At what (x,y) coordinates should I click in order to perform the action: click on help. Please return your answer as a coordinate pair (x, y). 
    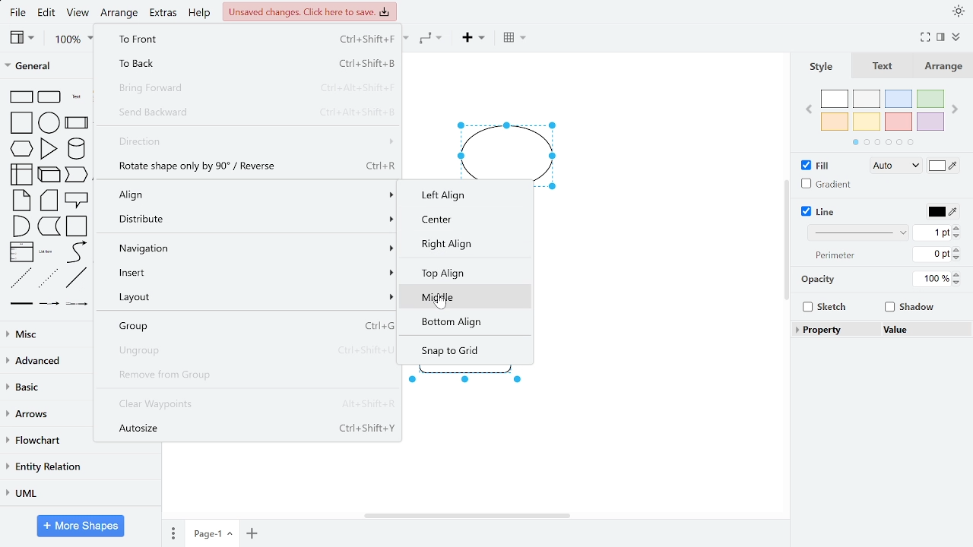
    Looking at the image, I should click on (201, 14).